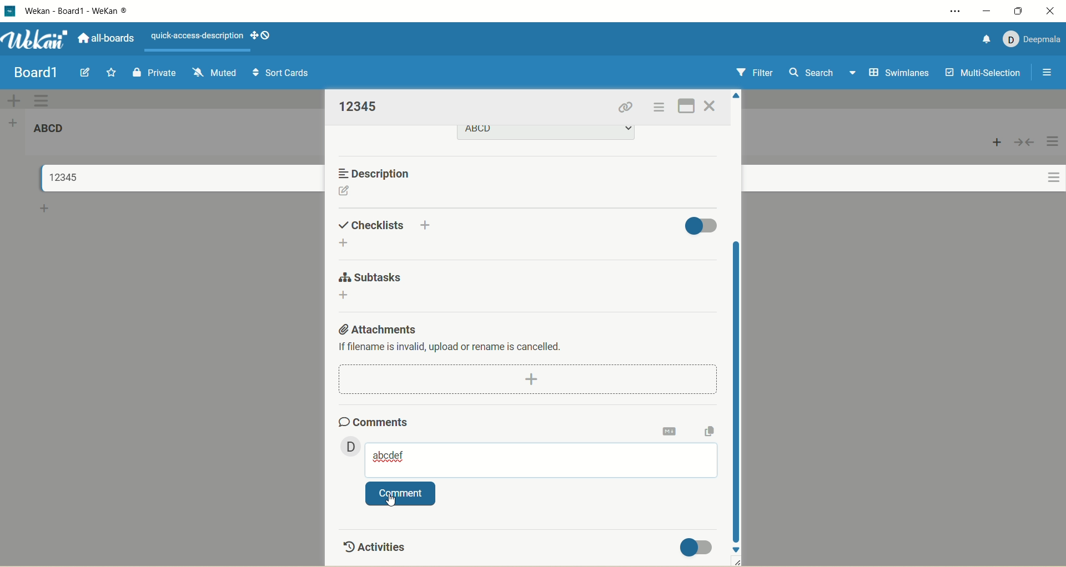  I want to click on add, so click(343, 296).